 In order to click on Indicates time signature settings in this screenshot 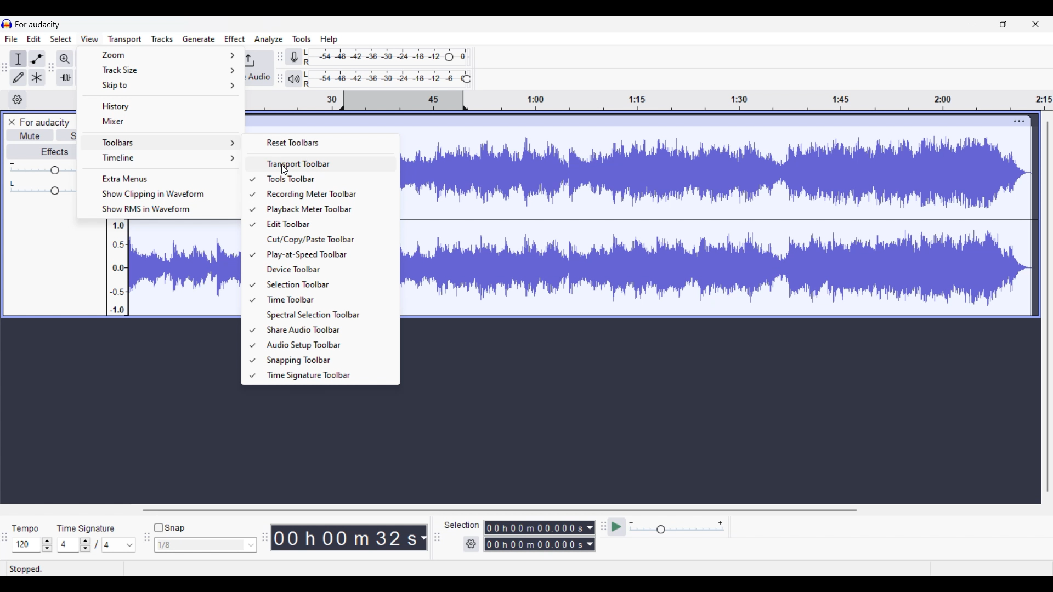, I will do `click(87, 528)`.